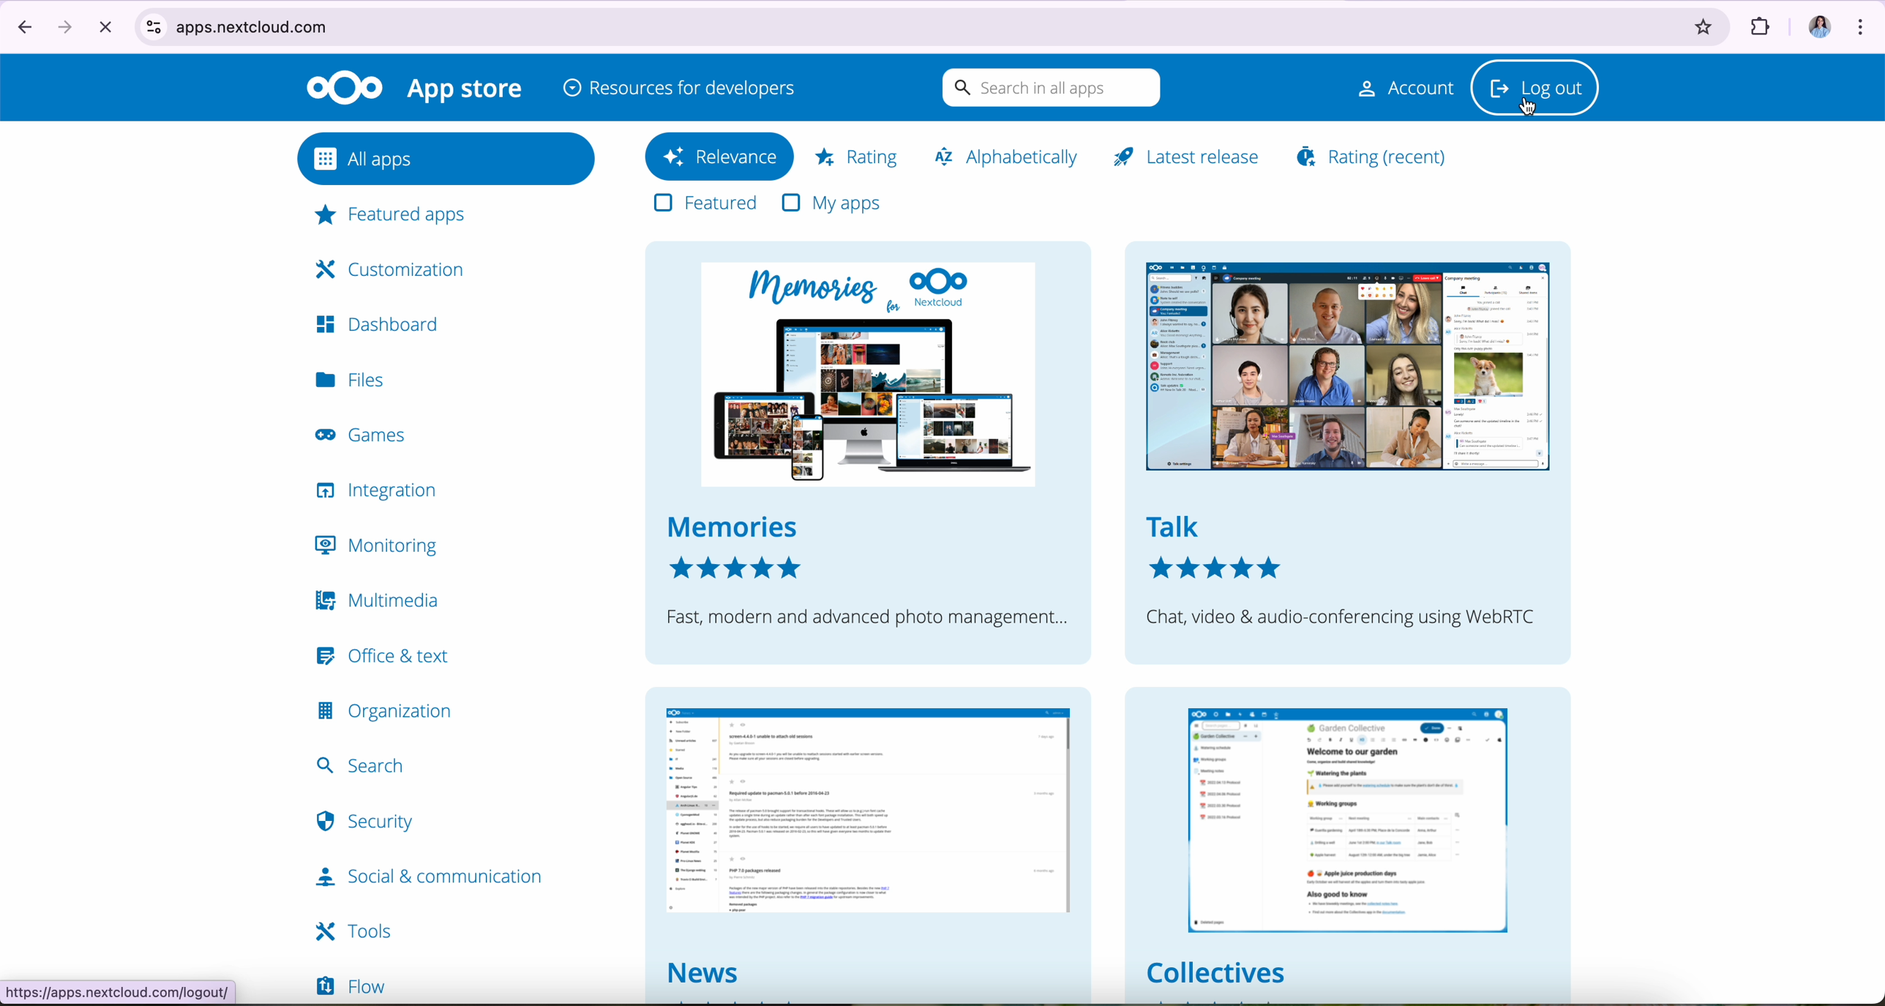 The width and height of the screenshot is (1885, 1006). I want to click on customization, so click(386, 269).